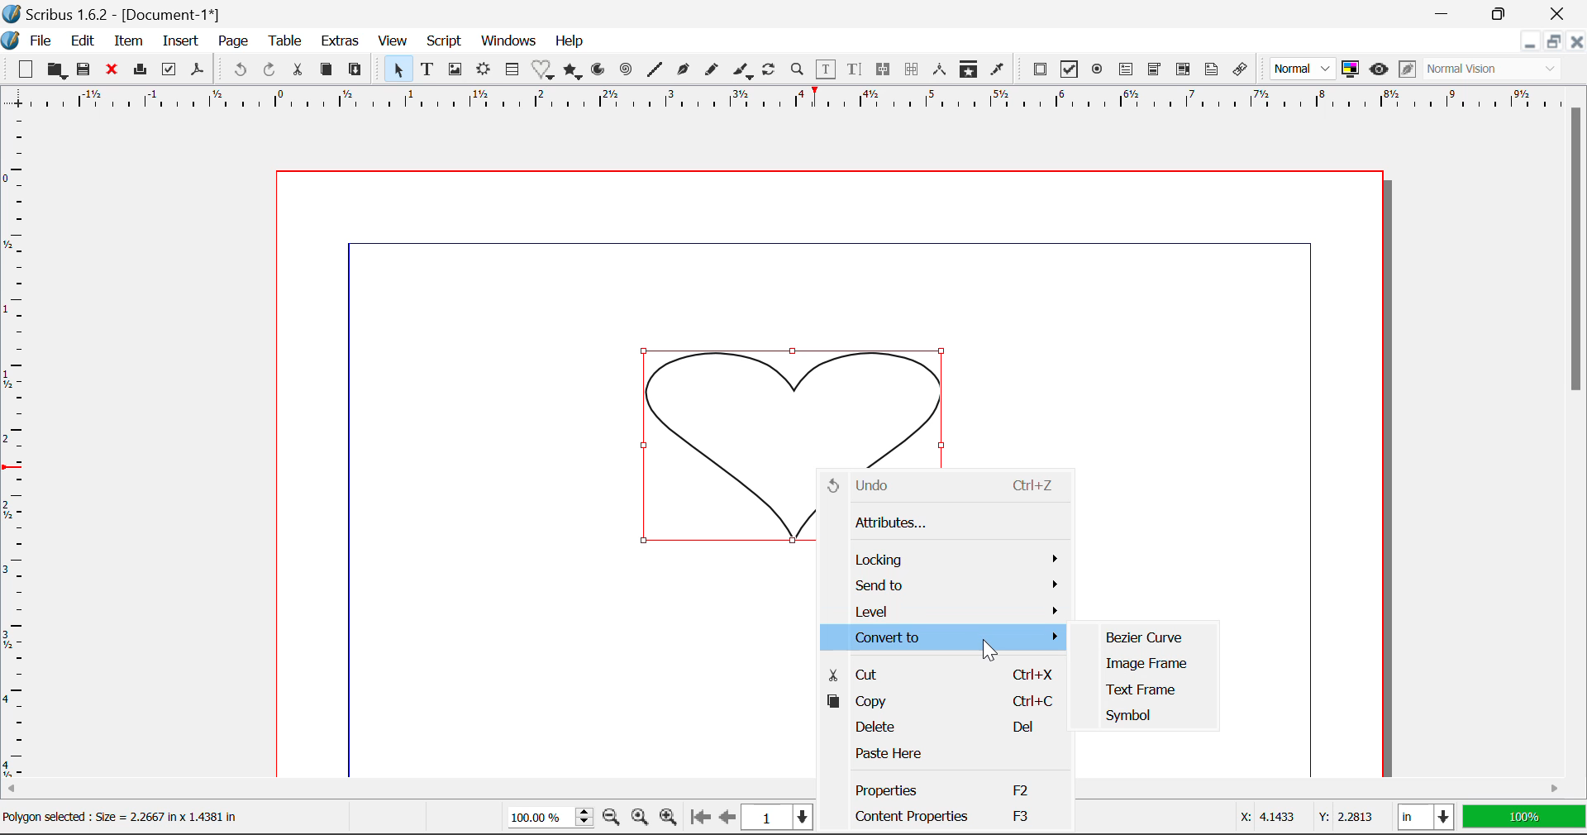 The width and height of the screenshot is (1587, 835). I want to click on Edit Contents in Frame, so click(827, 69).